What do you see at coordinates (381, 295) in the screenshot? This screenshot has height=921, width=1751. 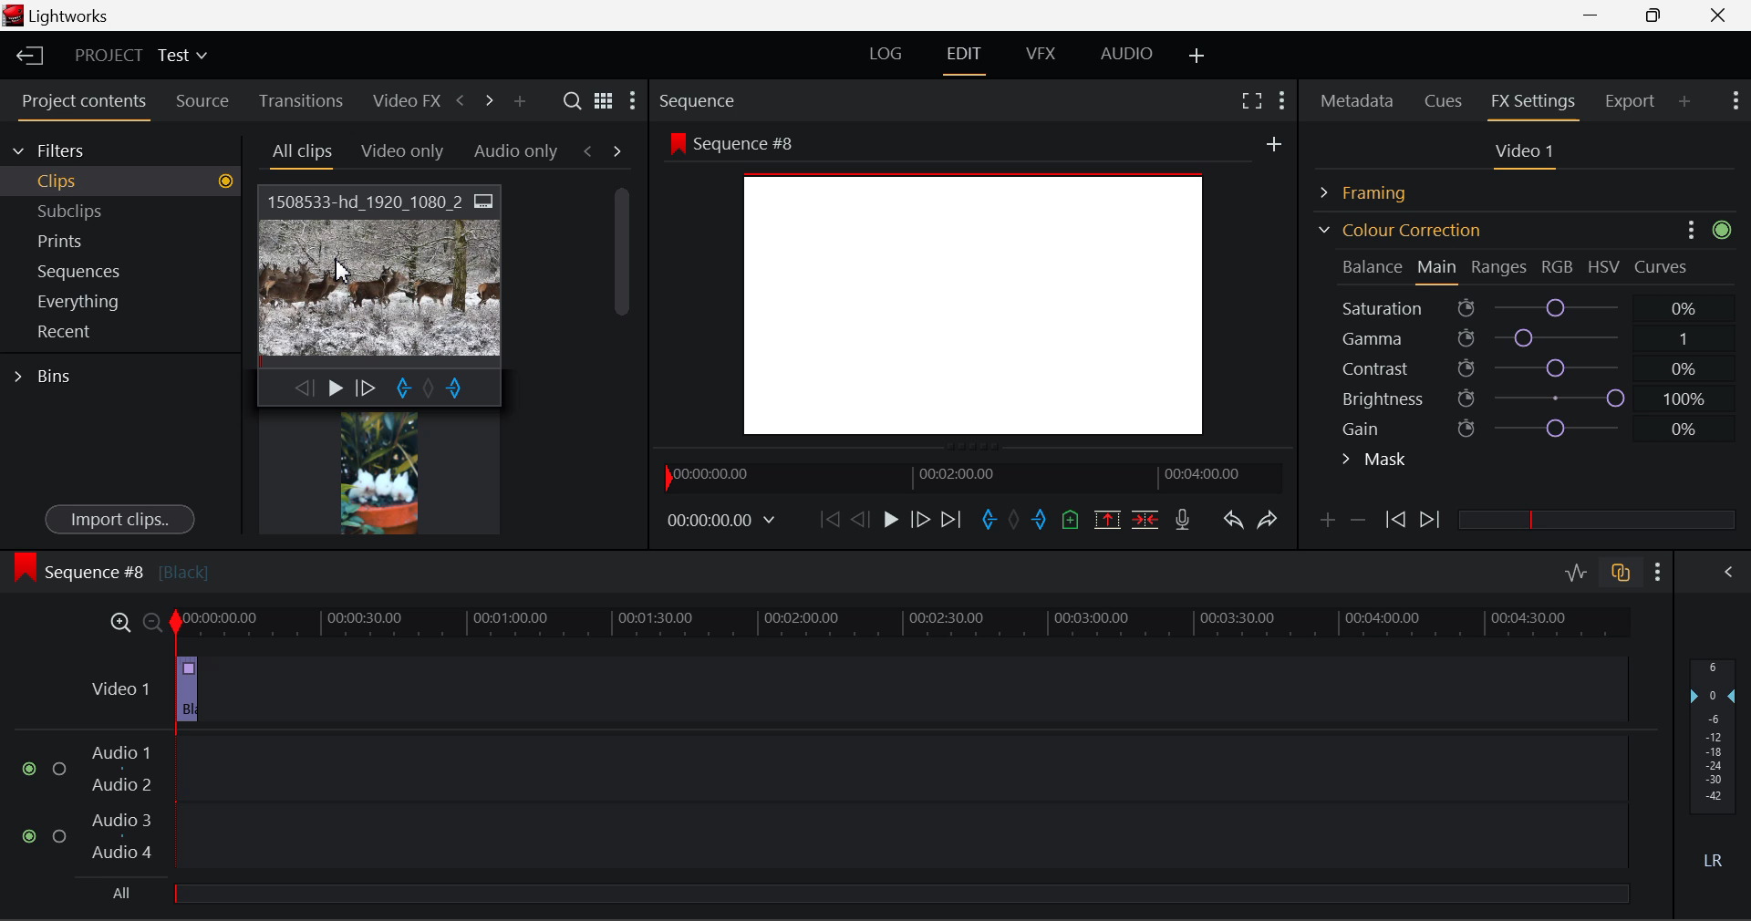 I see `Cursor MOUSE_DOWN on Clip 1` at bounding box center [381, 295].